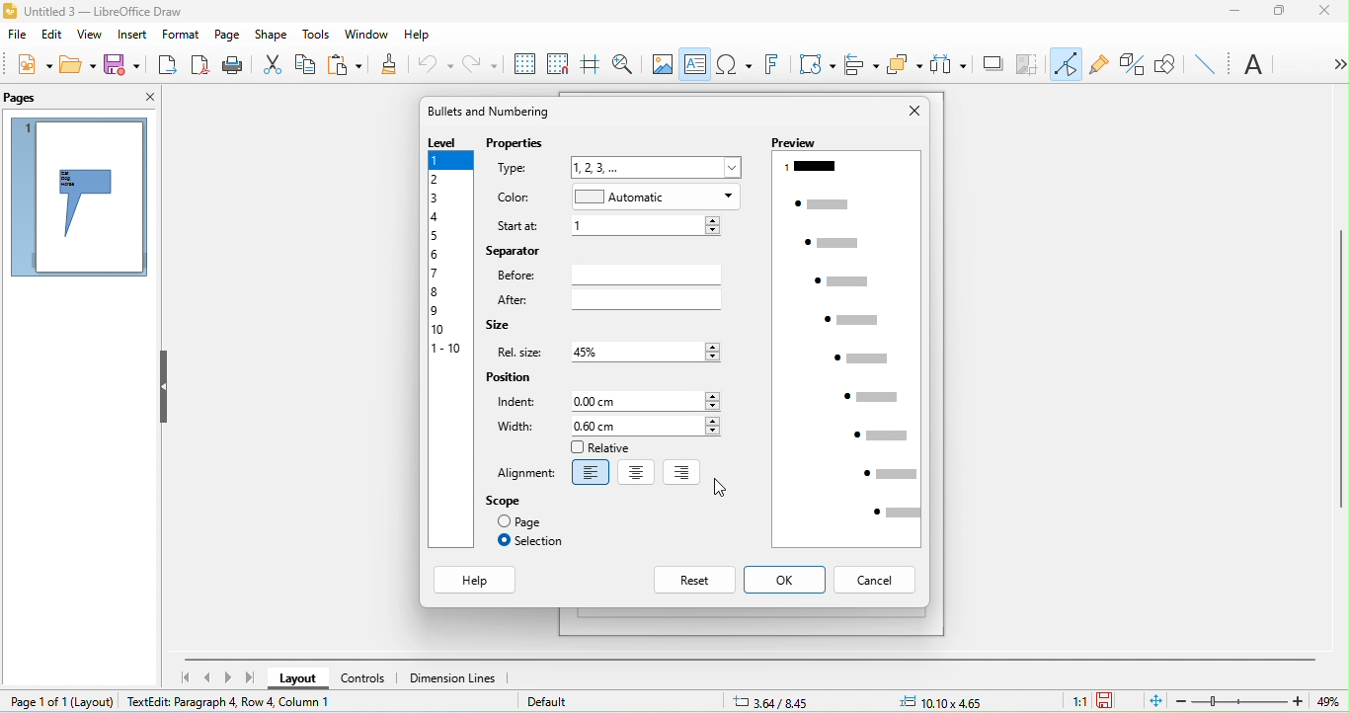 The height and width of the screenshot is (713, 1349). What do you see at coordinates (842, 342) in the screenshot?
I see `preview` at bounding box center [842, 342].